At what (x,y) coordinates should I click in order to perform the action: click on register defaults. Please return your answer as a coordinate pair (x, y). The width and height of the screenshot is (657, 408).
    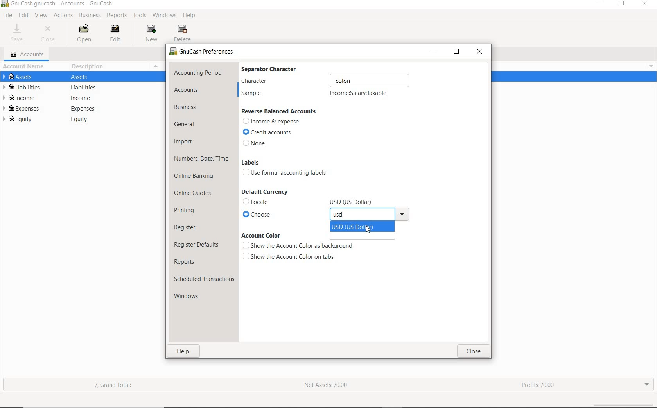
    Looking at the image, I should click on (197, 244).